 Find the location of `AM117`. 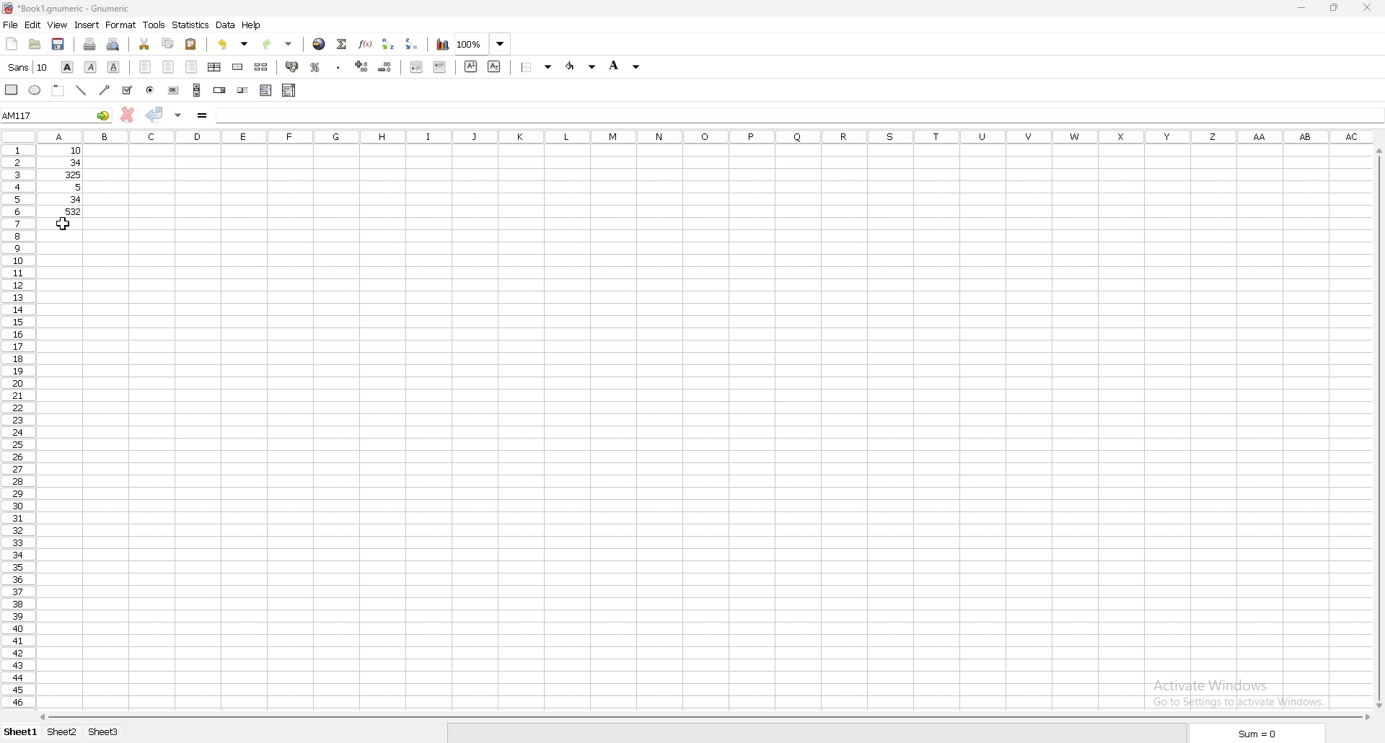

AM117 is located at coordinates (57, 115).